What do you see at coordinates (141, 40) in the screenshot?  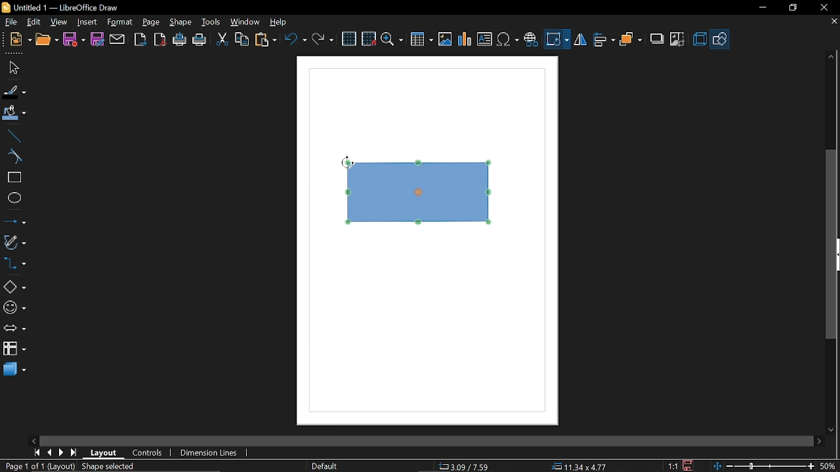 I see `Import` at bounding box center [141, 40].